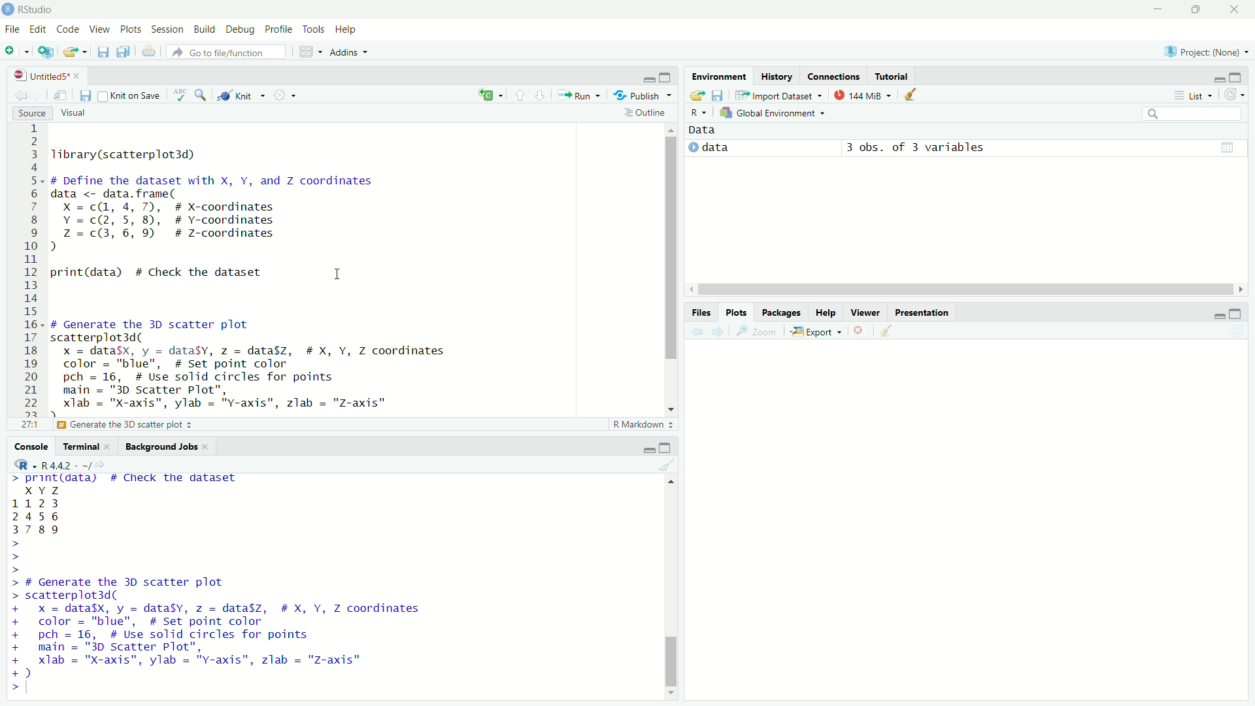 This screenshot has height=706, width=1255. Describe the element at coordinates (229, 52) in the screenshot. I see `Go to file/function` at that location.